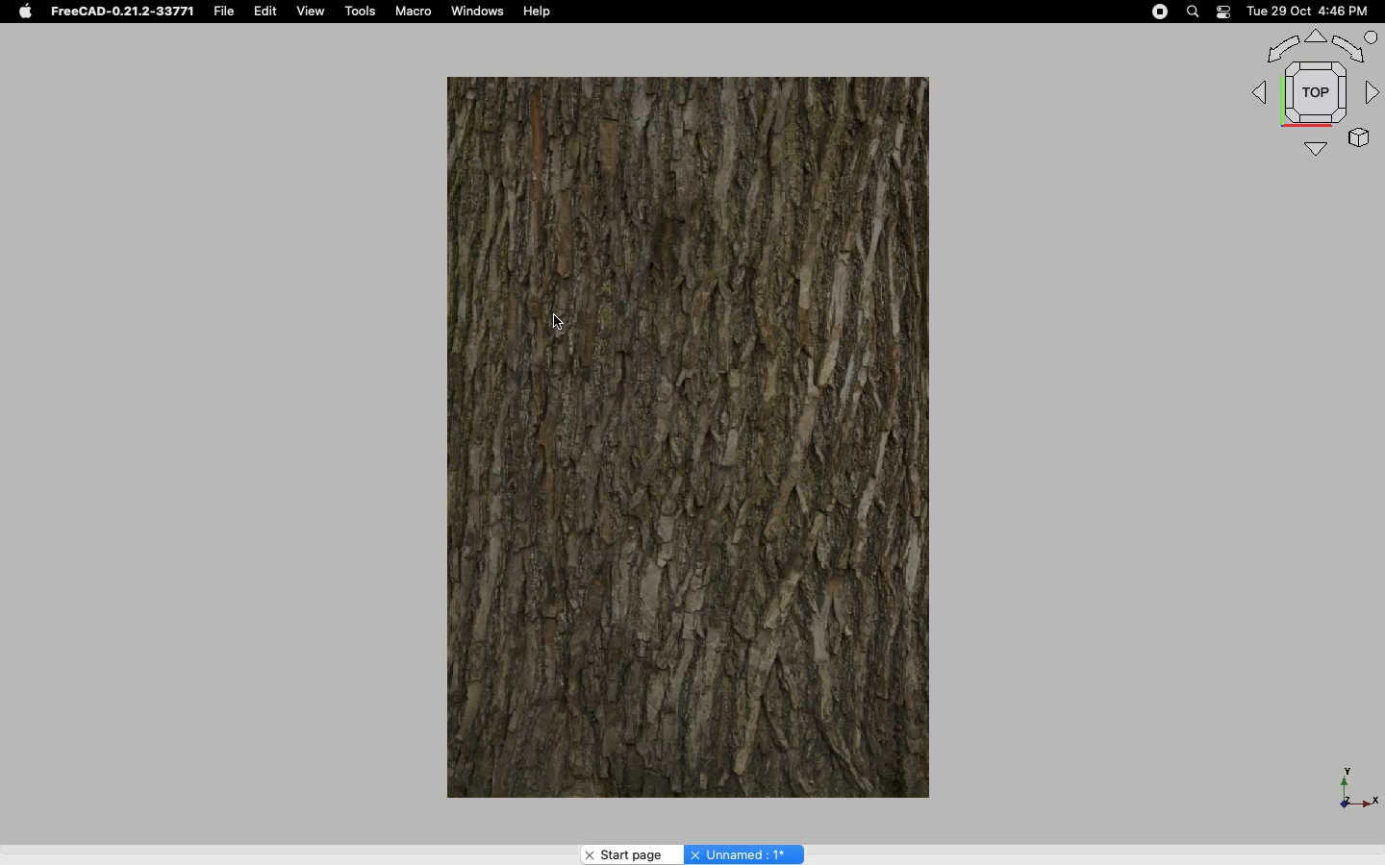 The height and width of the screenshot is (865, 1385). I want to click on Object, so click(689, 432).